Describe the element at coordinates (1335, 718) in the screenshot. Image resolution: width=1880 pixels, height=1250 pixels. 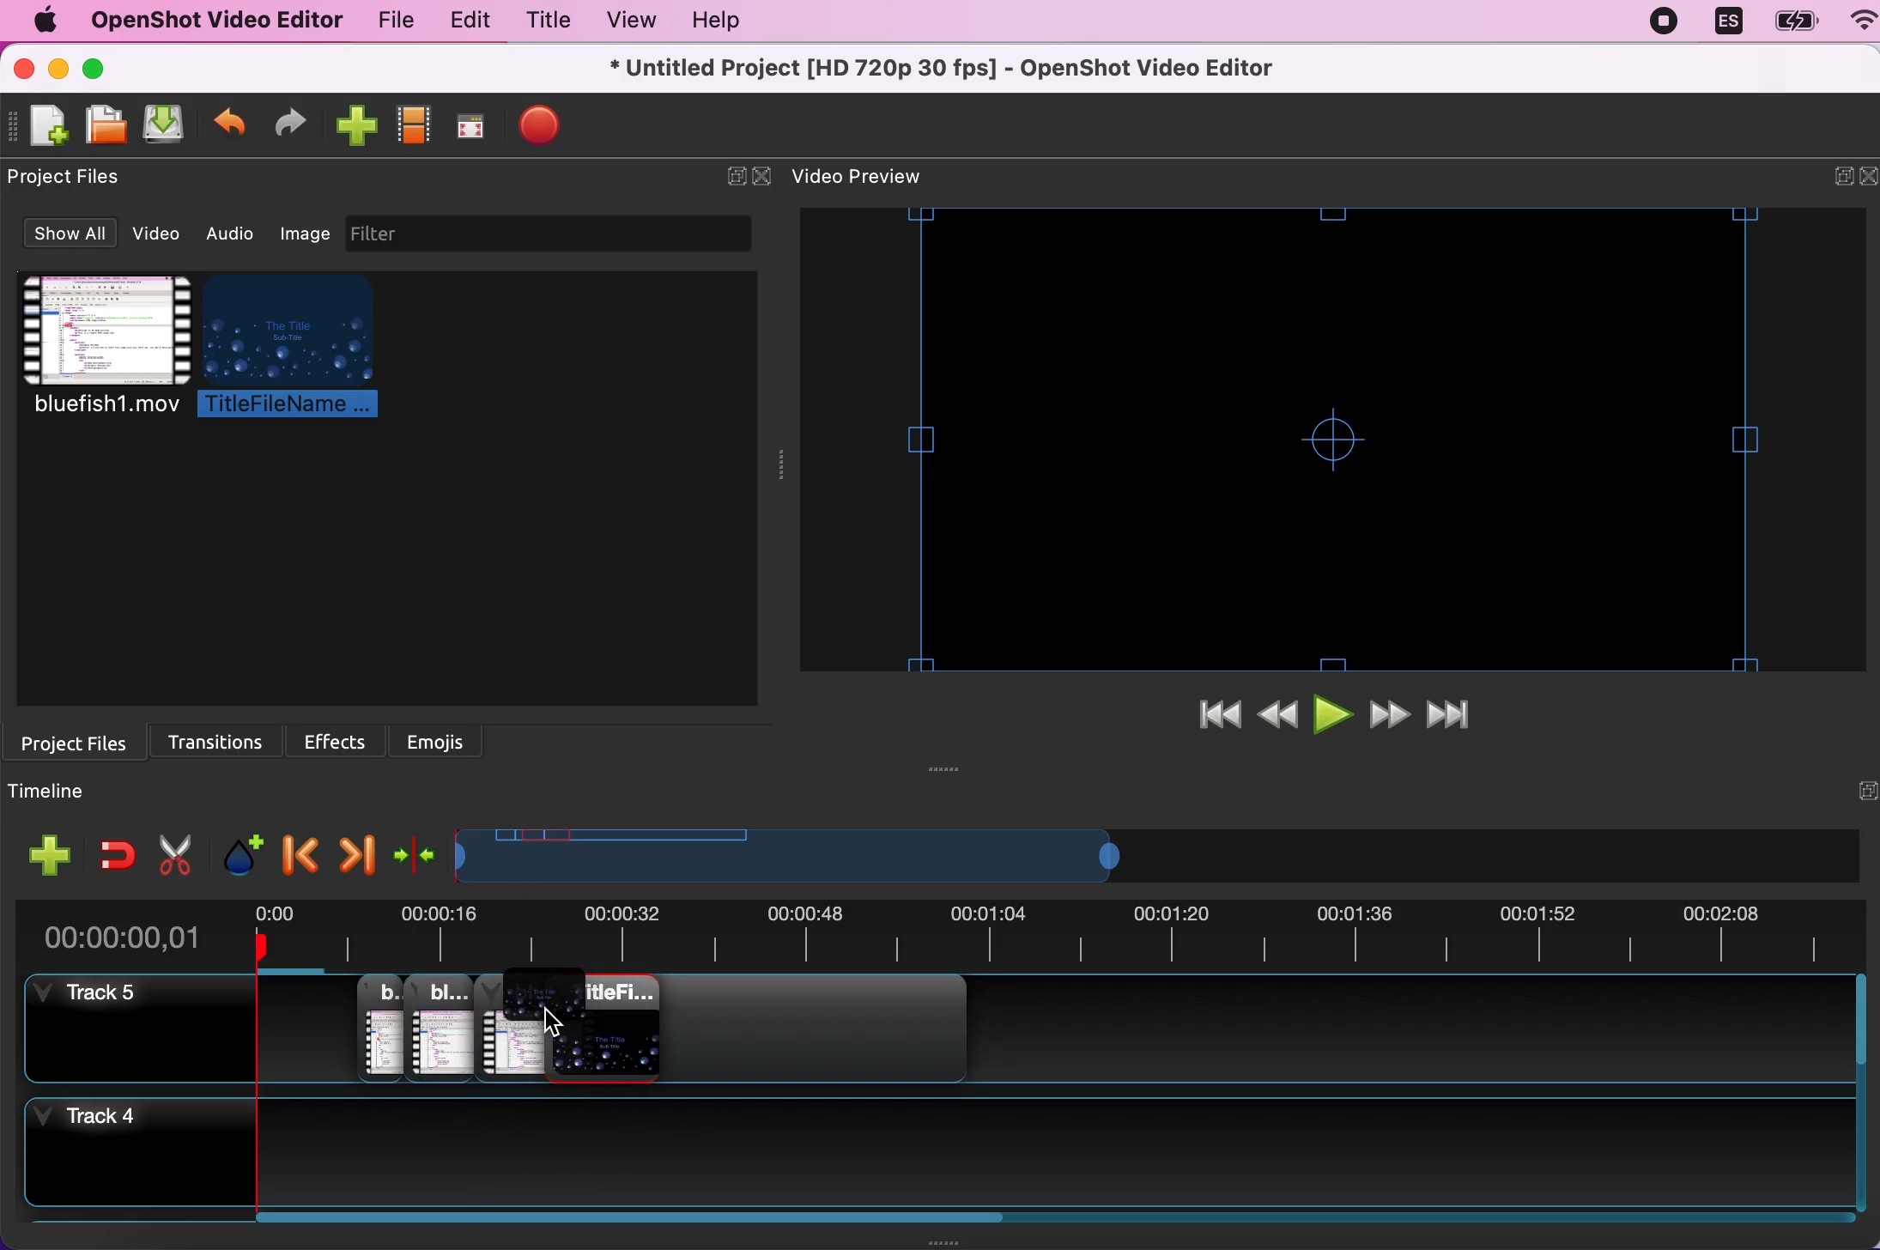
I see `play` at that location.